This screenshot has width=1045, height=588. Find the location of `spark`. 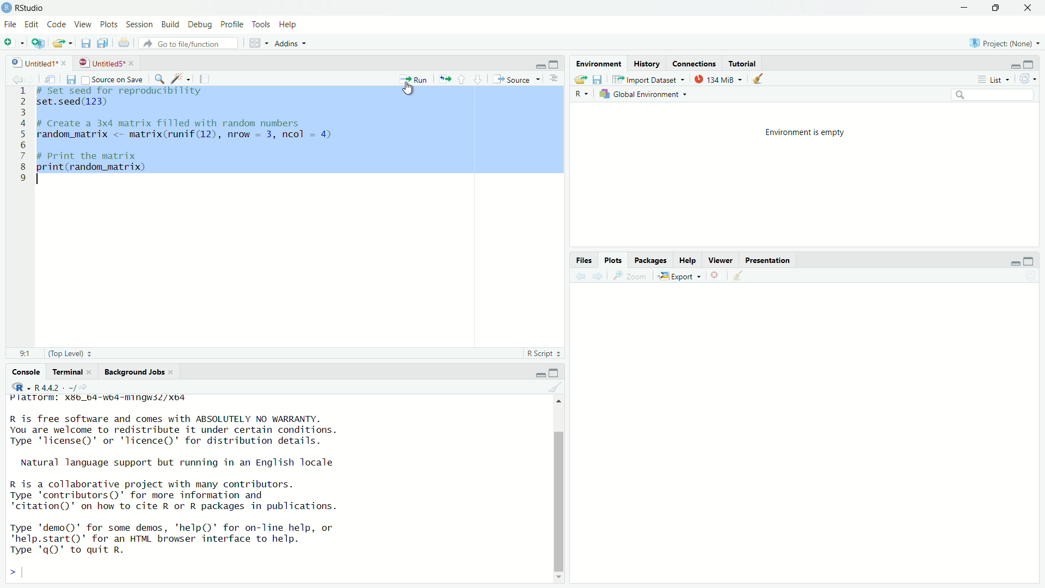

spark is located at coordinates (180, 77).